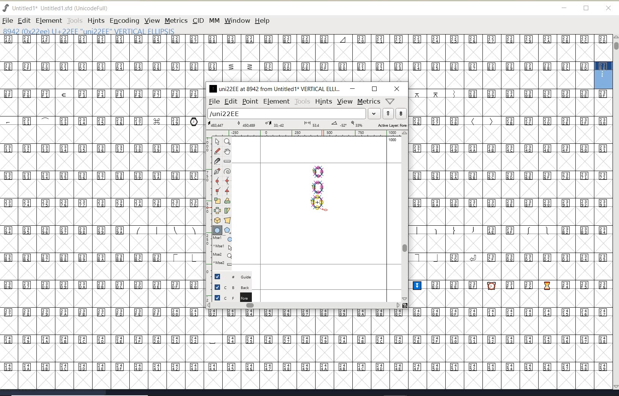 This screenshot has height=396, width=619. What do you see at coordinates (228, 161) in the screenshot?
I see `measure distance, angle between points` at bounding box center [228, 161].